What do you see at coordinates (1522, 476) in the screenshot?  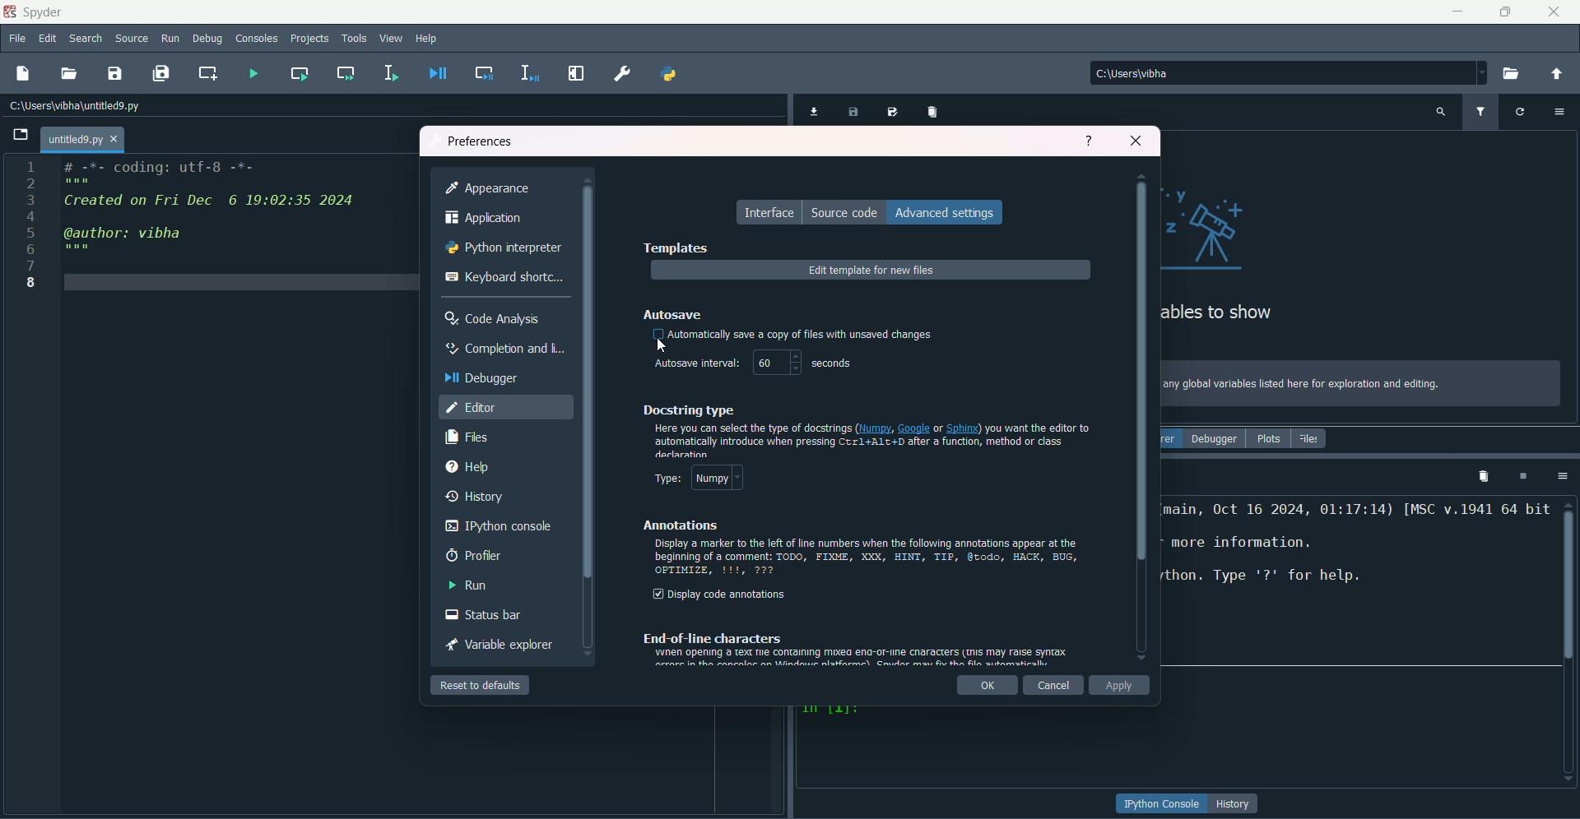 I see `interrupt kernel` at bounding box center [1522, 476].